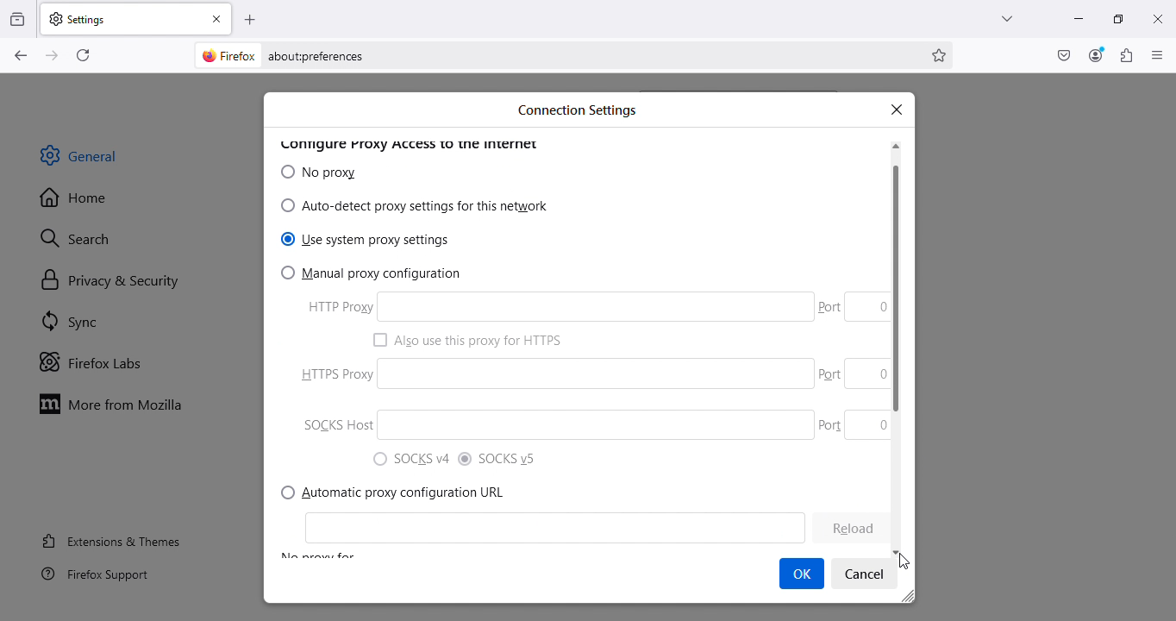 The height and width of the screenshot is (621, 1176). What do you see at coordinates (85, 235) in the screenshot?
I see `Search` at bounding box center [85, 235].